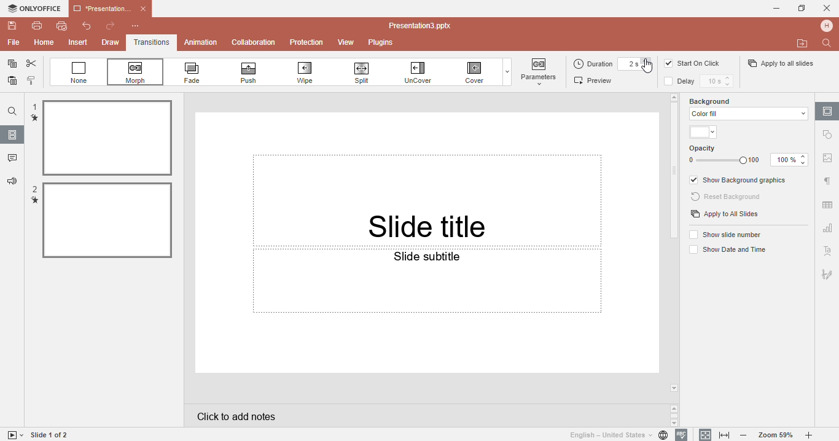 Image resolution: width=839 pixels, height=441 pixels. Describe the element at coordinates (138, 72) in the screenshot. I see `Morph` at that location.